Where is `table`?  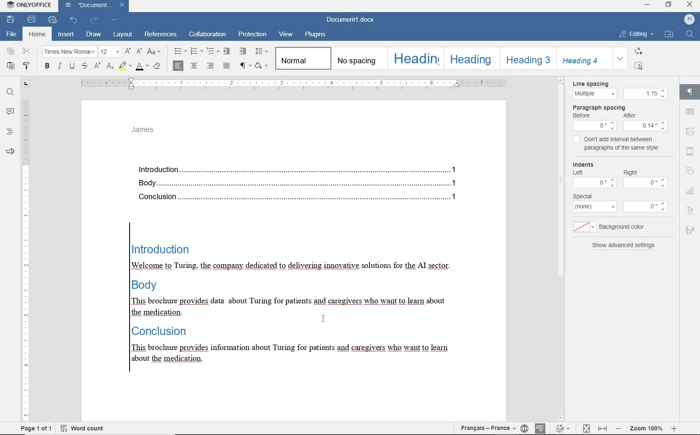
table is located at coordinates (690, 113).